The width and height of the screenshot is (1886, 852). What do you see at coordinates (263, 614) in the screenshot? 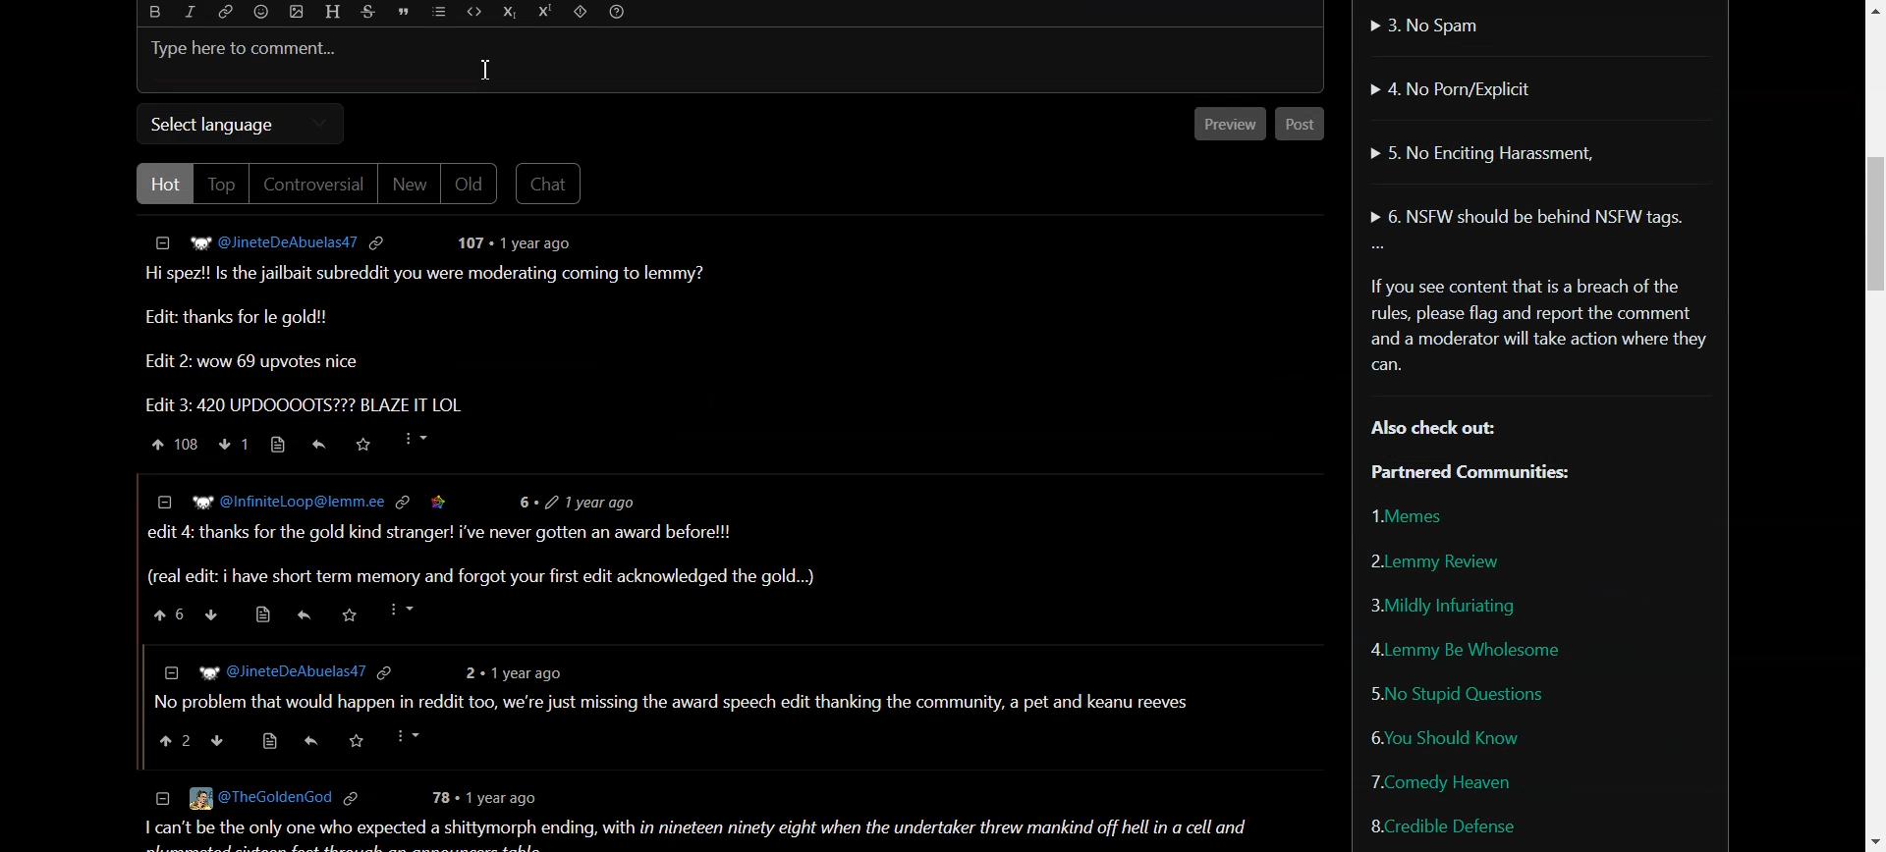
I see `source` at bounding box center [263, 614].